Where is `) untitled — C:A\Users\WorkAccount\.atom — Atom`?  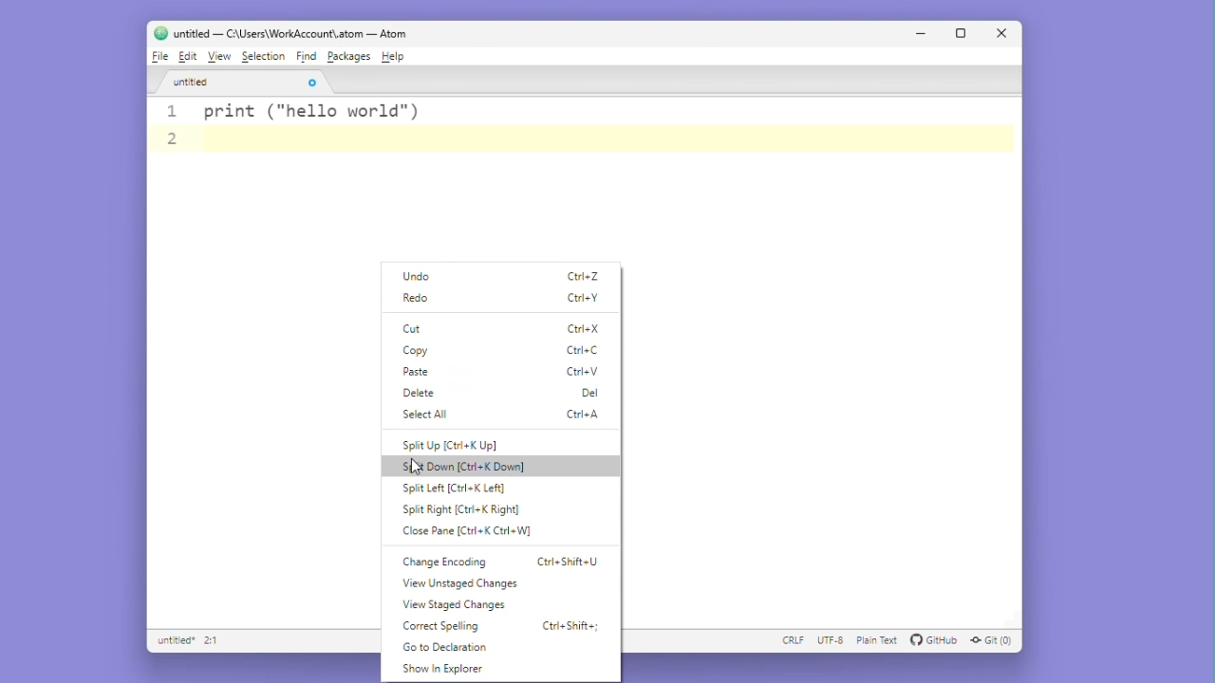
) untitled — C:A\Users\WorkAccount\.atom — Atom is located at coordinates (293, 33).